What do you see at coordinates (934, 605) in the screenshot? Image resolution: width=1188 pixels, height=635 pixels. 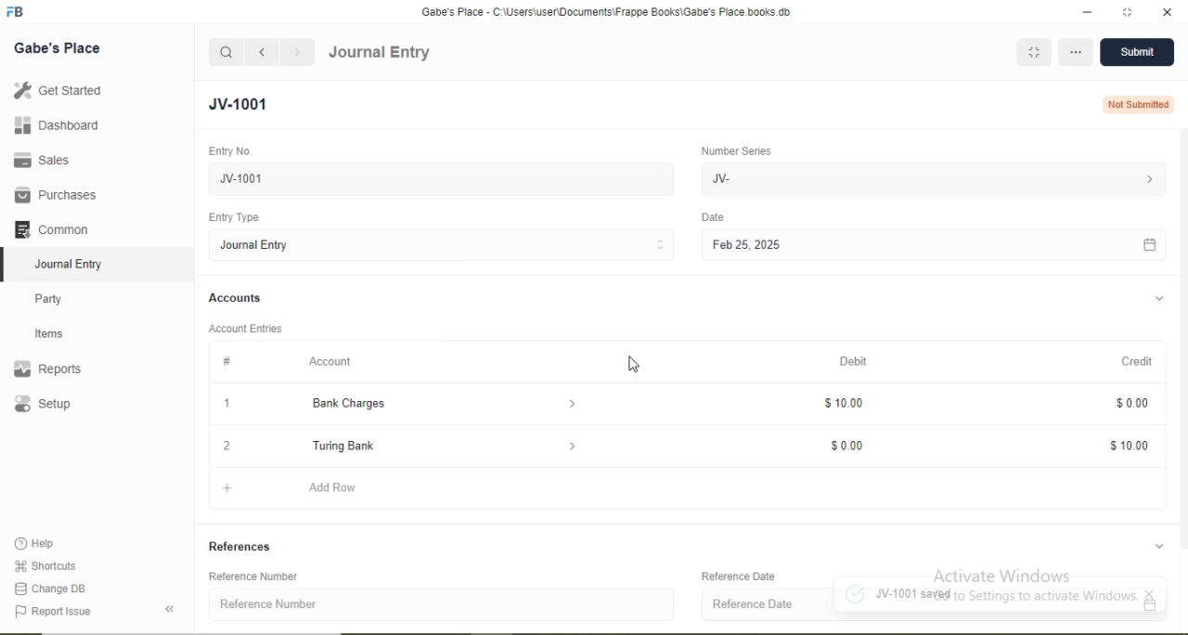 I see `Reference Date` at bounding box center [934, 605].